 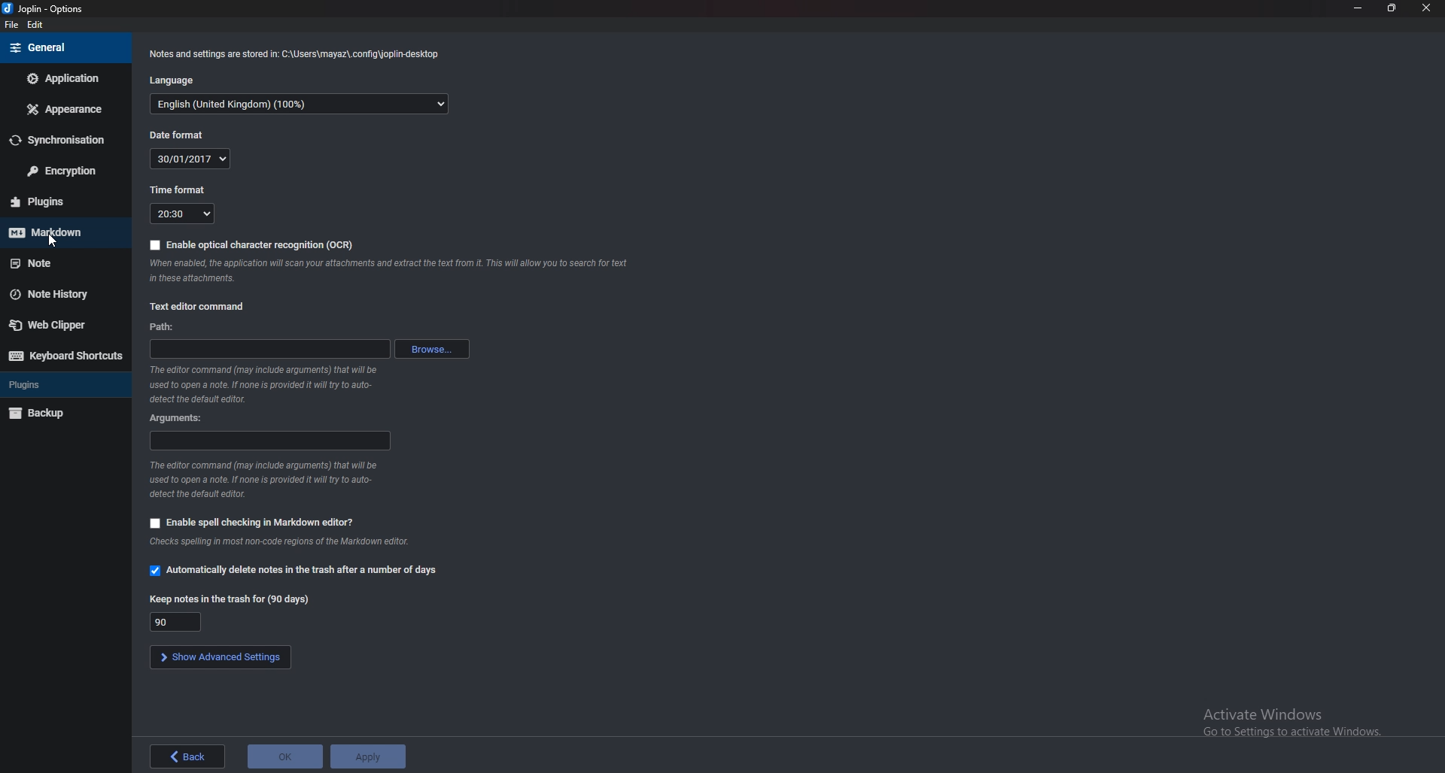 What do you see at coordinates (178, 191) in the screenshot?
I see `Time format` at bounding box center [178, 191].